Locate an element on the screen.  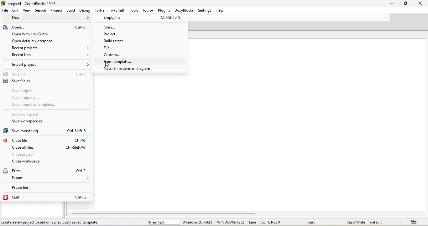
wxsmith is located at coordinates (118, 11).